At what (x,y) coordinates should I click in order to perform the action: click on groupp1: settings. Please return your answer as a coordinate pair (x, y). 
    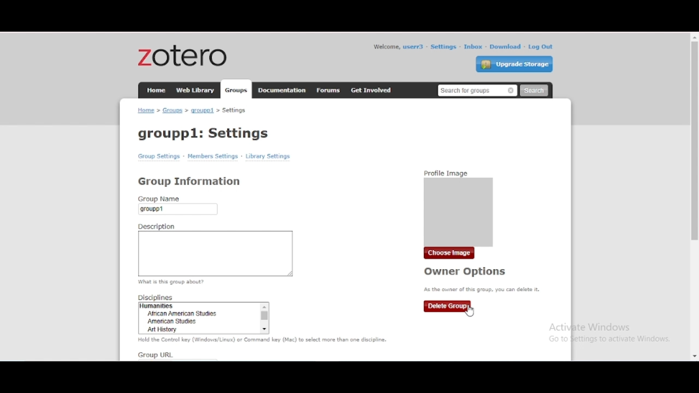
    Looking at the image, I should click on (204, 134).